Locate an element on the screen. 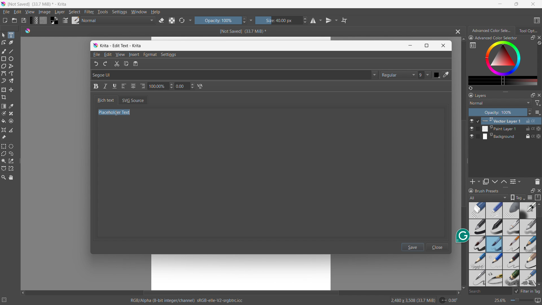 The height and width of the screenshot is (305, 542). reload original preset is located at coordinates (182, 20).